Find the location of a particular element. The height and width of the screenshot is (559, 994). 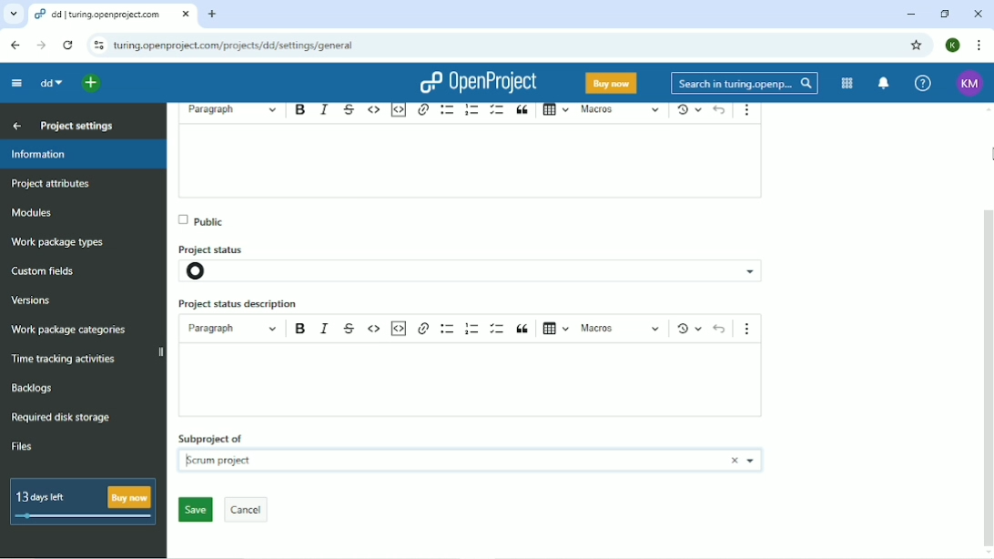

Insert code snippet is located at coordinates (399, 111).